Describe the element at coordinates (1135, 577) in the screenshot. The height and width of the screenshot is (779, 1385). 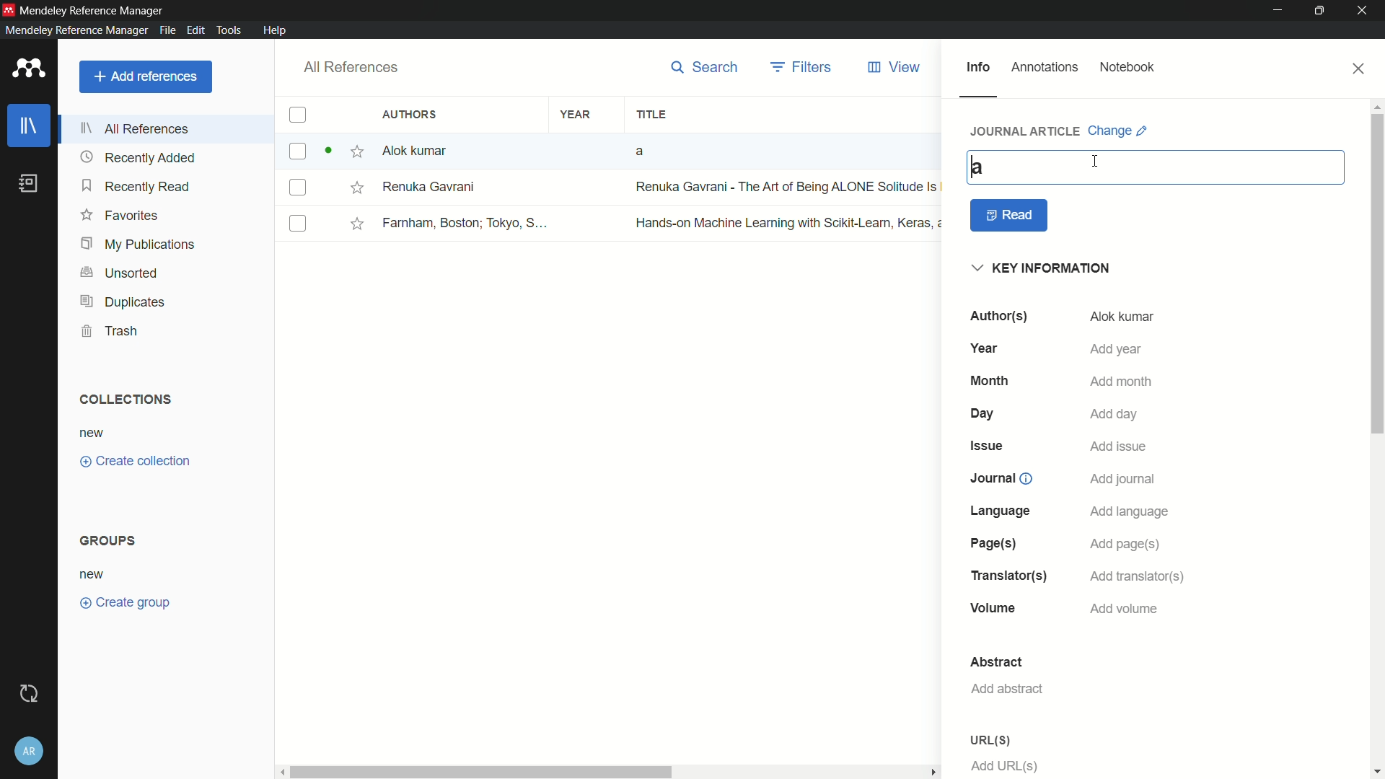
I see `add translator` at that location.